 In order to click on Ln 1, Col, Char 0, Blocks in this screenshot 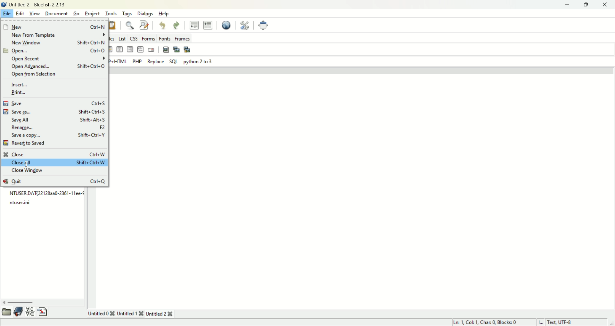, I will do `click(487, 322)`.